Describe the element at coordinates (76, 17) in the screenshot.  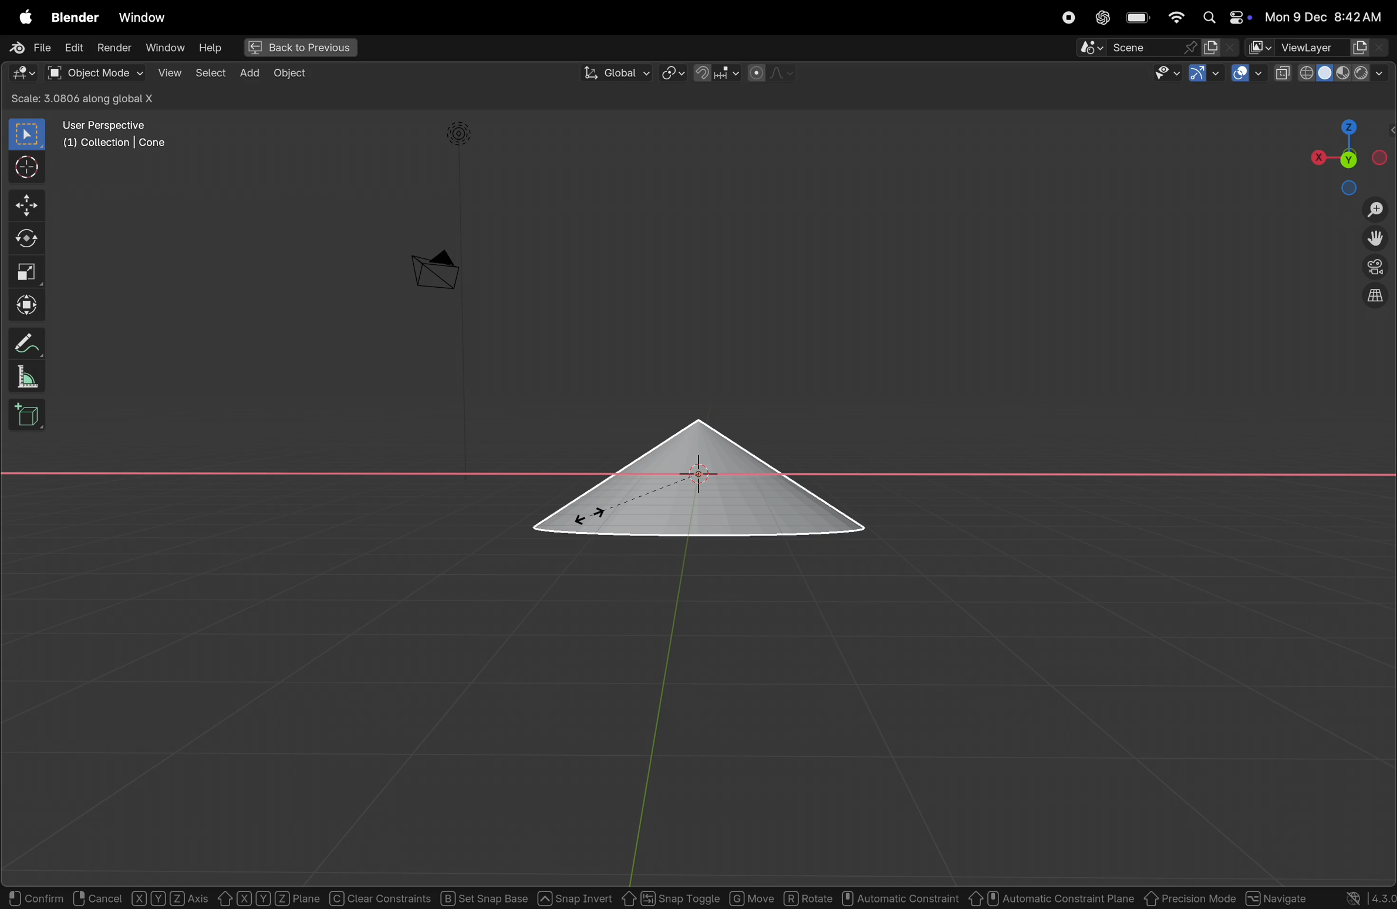
I see `Blender` at that location.